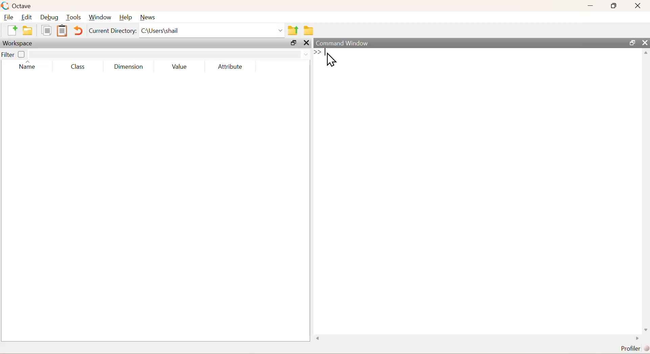 The width and height of the screenshot is (650, 354). What do you see at coordinates (293, 43) in the screenshot?
I see `Maximize/Restore` at bounding box center [293, 43].